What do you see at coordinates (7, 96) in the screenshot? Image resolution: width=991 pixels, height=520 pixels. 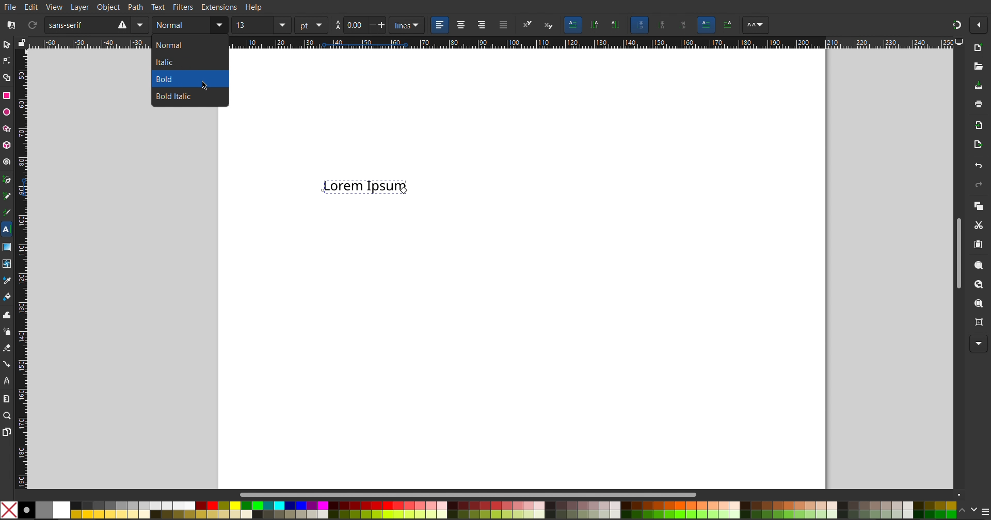 I see `Rectangle Tool` at bounding box center [7, 96].